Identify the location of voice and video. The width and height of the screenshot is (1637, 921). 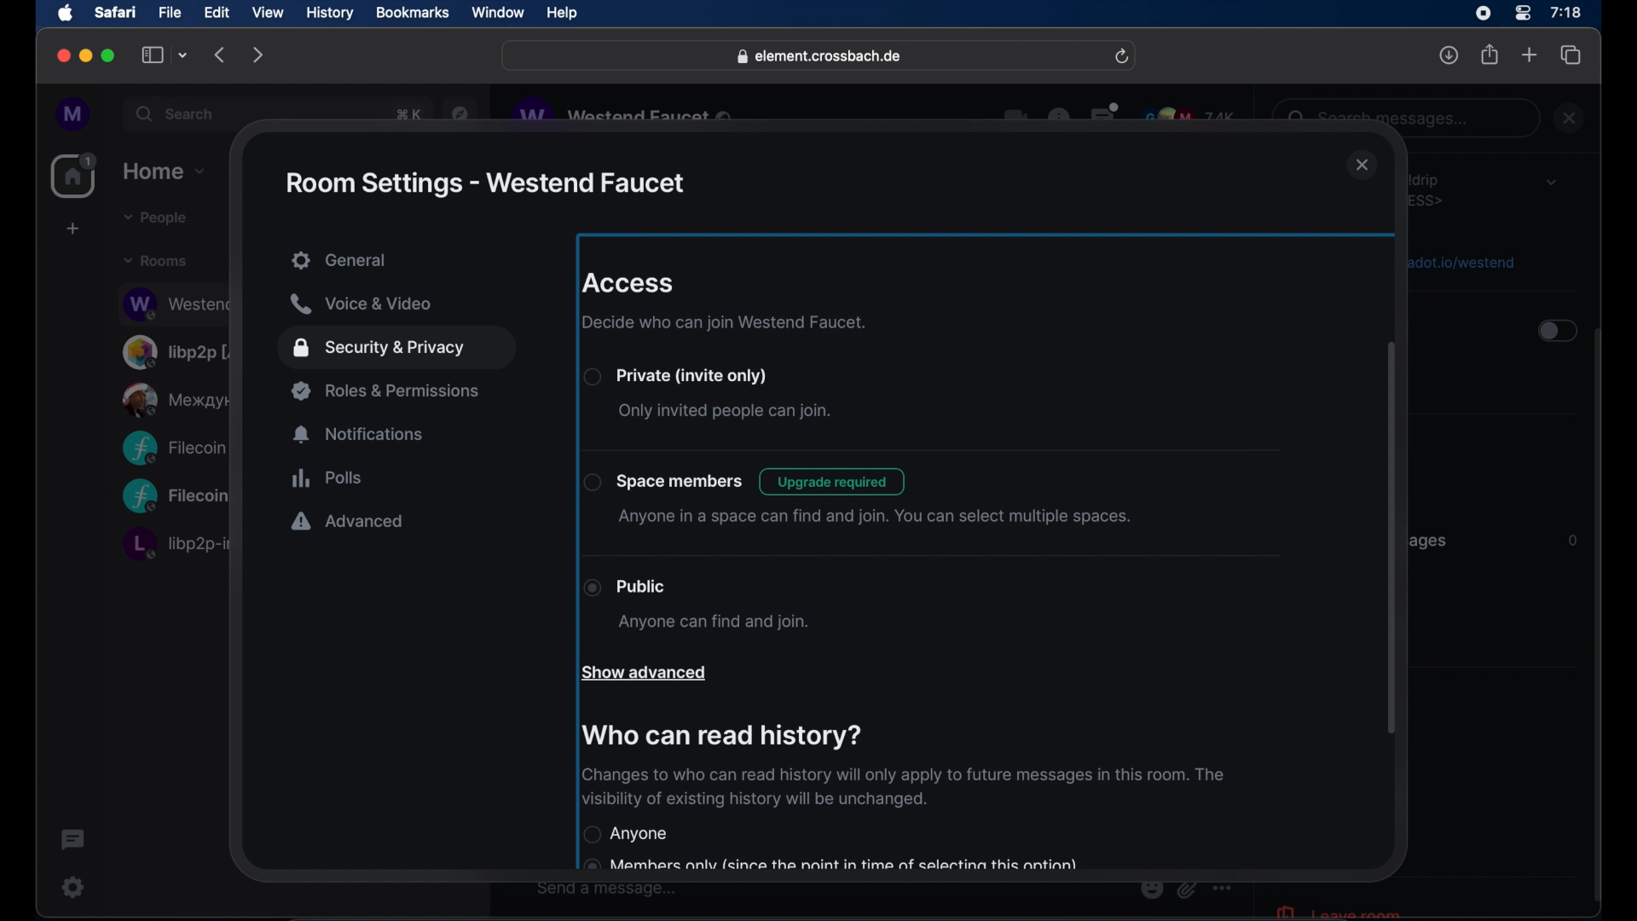
(361, 304).